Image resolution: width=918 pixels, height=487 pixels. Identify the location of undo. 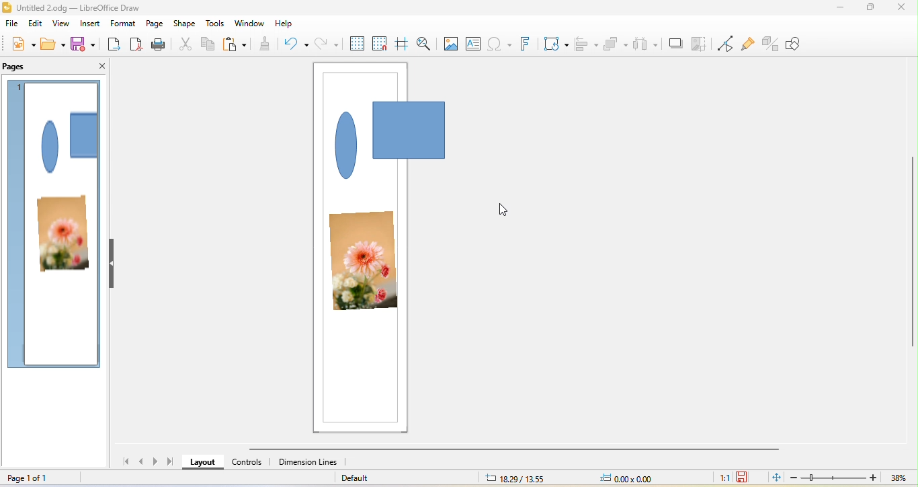
(298, 45).